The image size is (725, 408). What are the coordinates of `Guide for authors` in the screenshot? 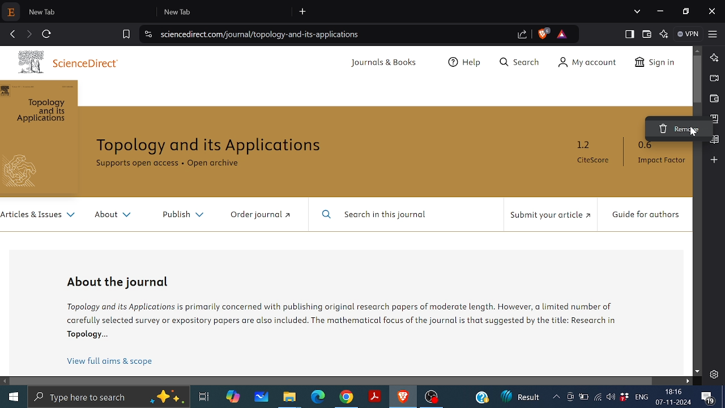 It's located at (644, 215).